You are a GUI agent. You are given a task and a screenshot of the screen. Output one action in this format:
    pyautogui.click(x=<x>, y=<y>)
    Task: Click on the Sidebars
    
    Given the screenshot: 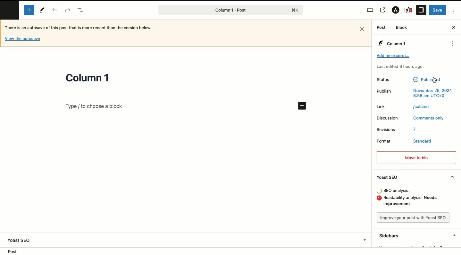 What is the action you would take?
    pyautogui.click(x=418, y=235)
    